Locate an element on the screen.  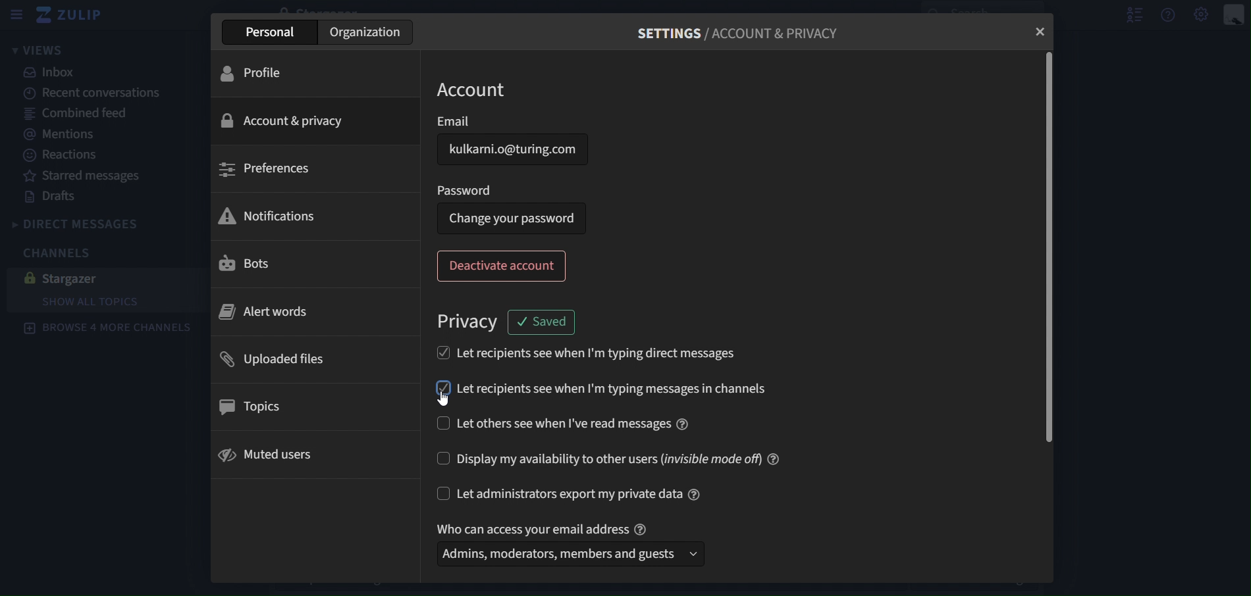
password is located at coordinates (469, 191).